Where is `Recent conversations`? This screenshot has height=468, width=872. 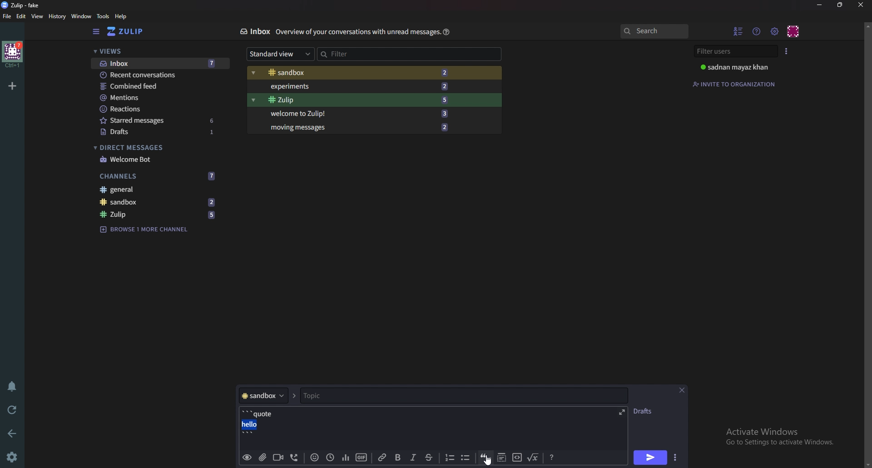 Recent conversations is located at coordinates (148, 75).